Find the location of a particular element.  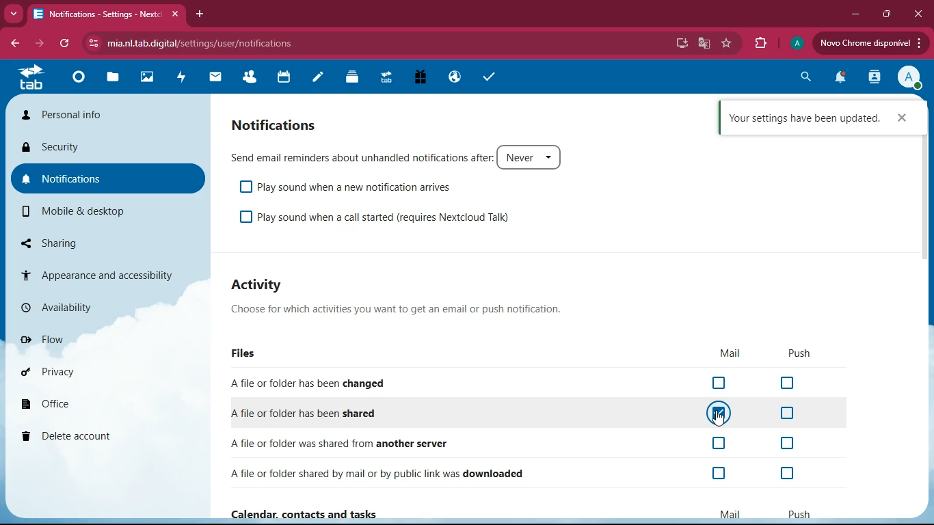

on is located at coordinates (723, 414).